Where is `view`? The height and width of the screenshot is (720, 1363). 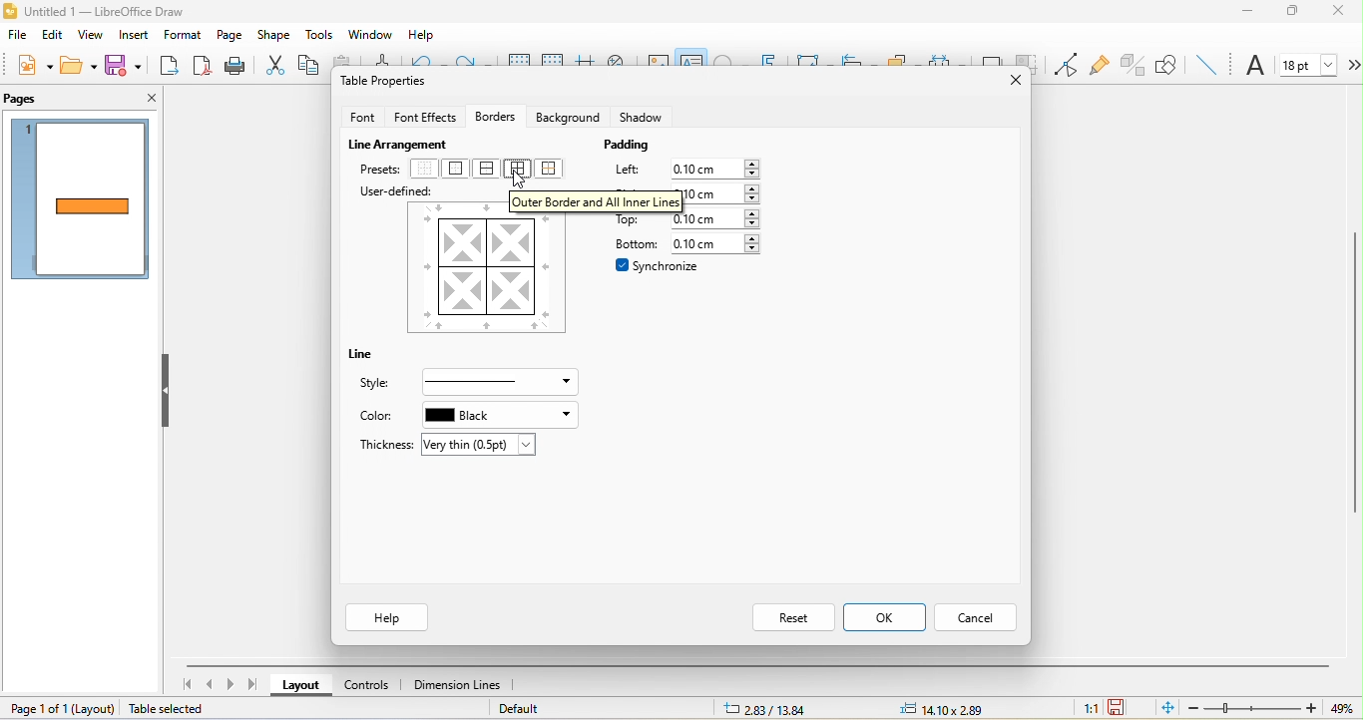 view is located at coordinates (89, 37).